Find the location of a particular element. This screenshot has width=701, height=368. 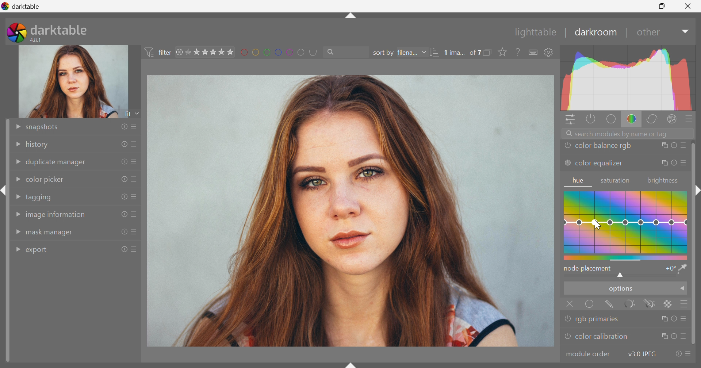

Drop Down is located at coordinates (16, 179).